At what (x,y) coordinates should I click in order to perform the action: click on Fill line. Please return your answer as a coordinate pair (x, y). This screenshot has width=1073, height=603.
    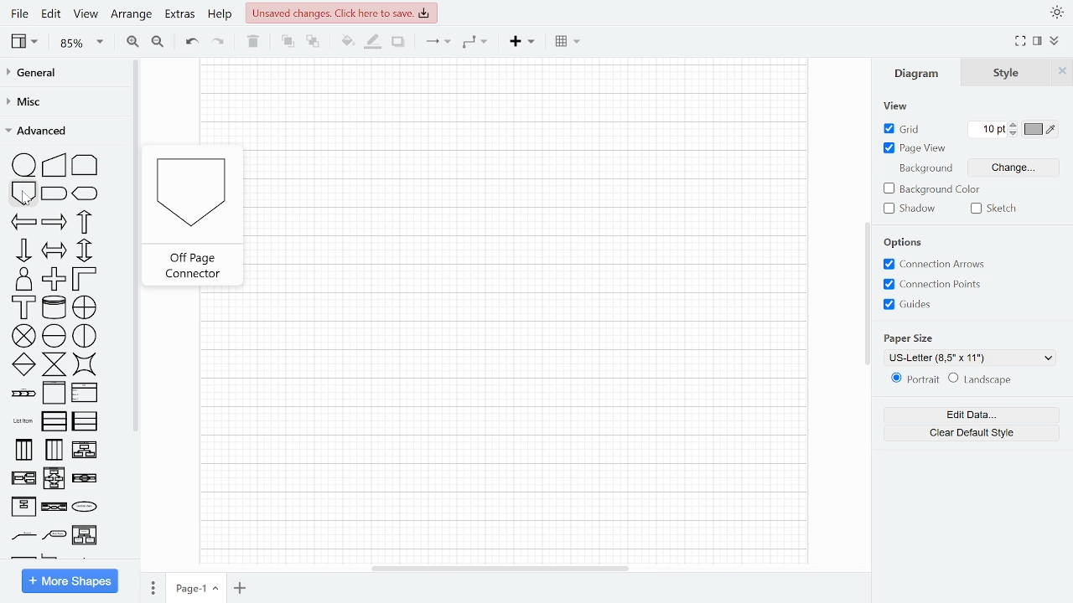
    Looking at the image, I should click on (372, 44).